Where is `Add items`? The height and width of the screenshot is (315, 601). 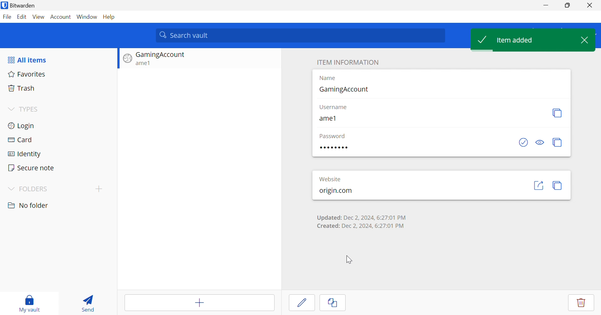 Add items is located at coordinates (201, 302).